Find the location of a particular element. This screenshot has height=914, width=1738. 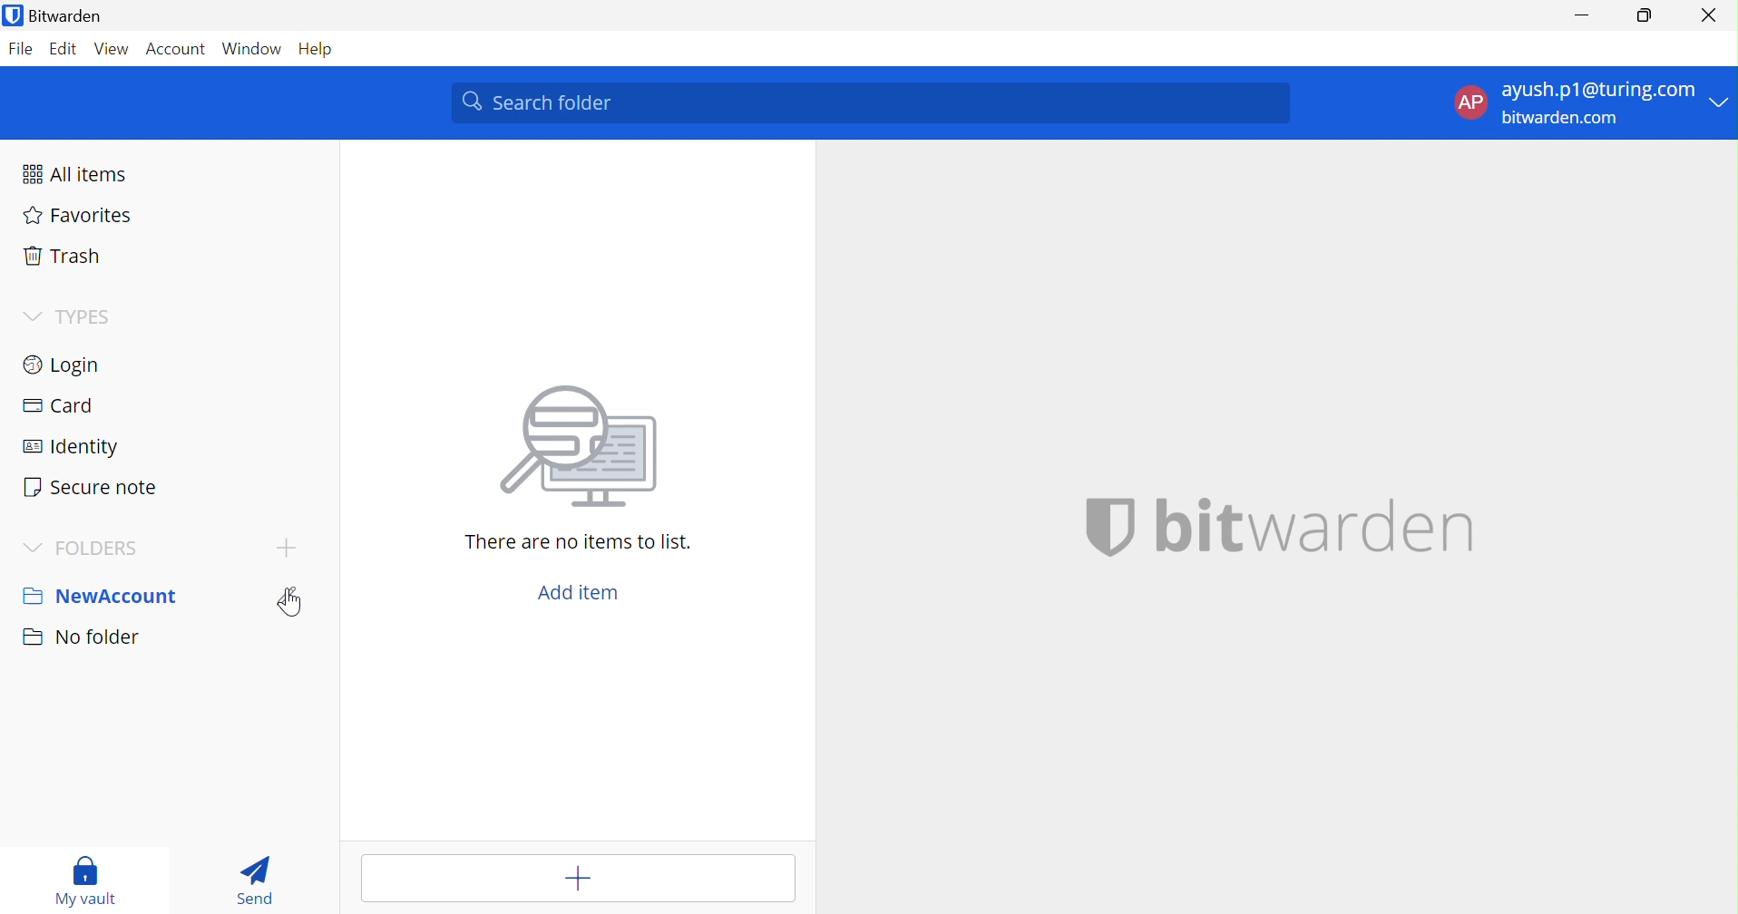

searching for file image is located at coordinates (581, 449).